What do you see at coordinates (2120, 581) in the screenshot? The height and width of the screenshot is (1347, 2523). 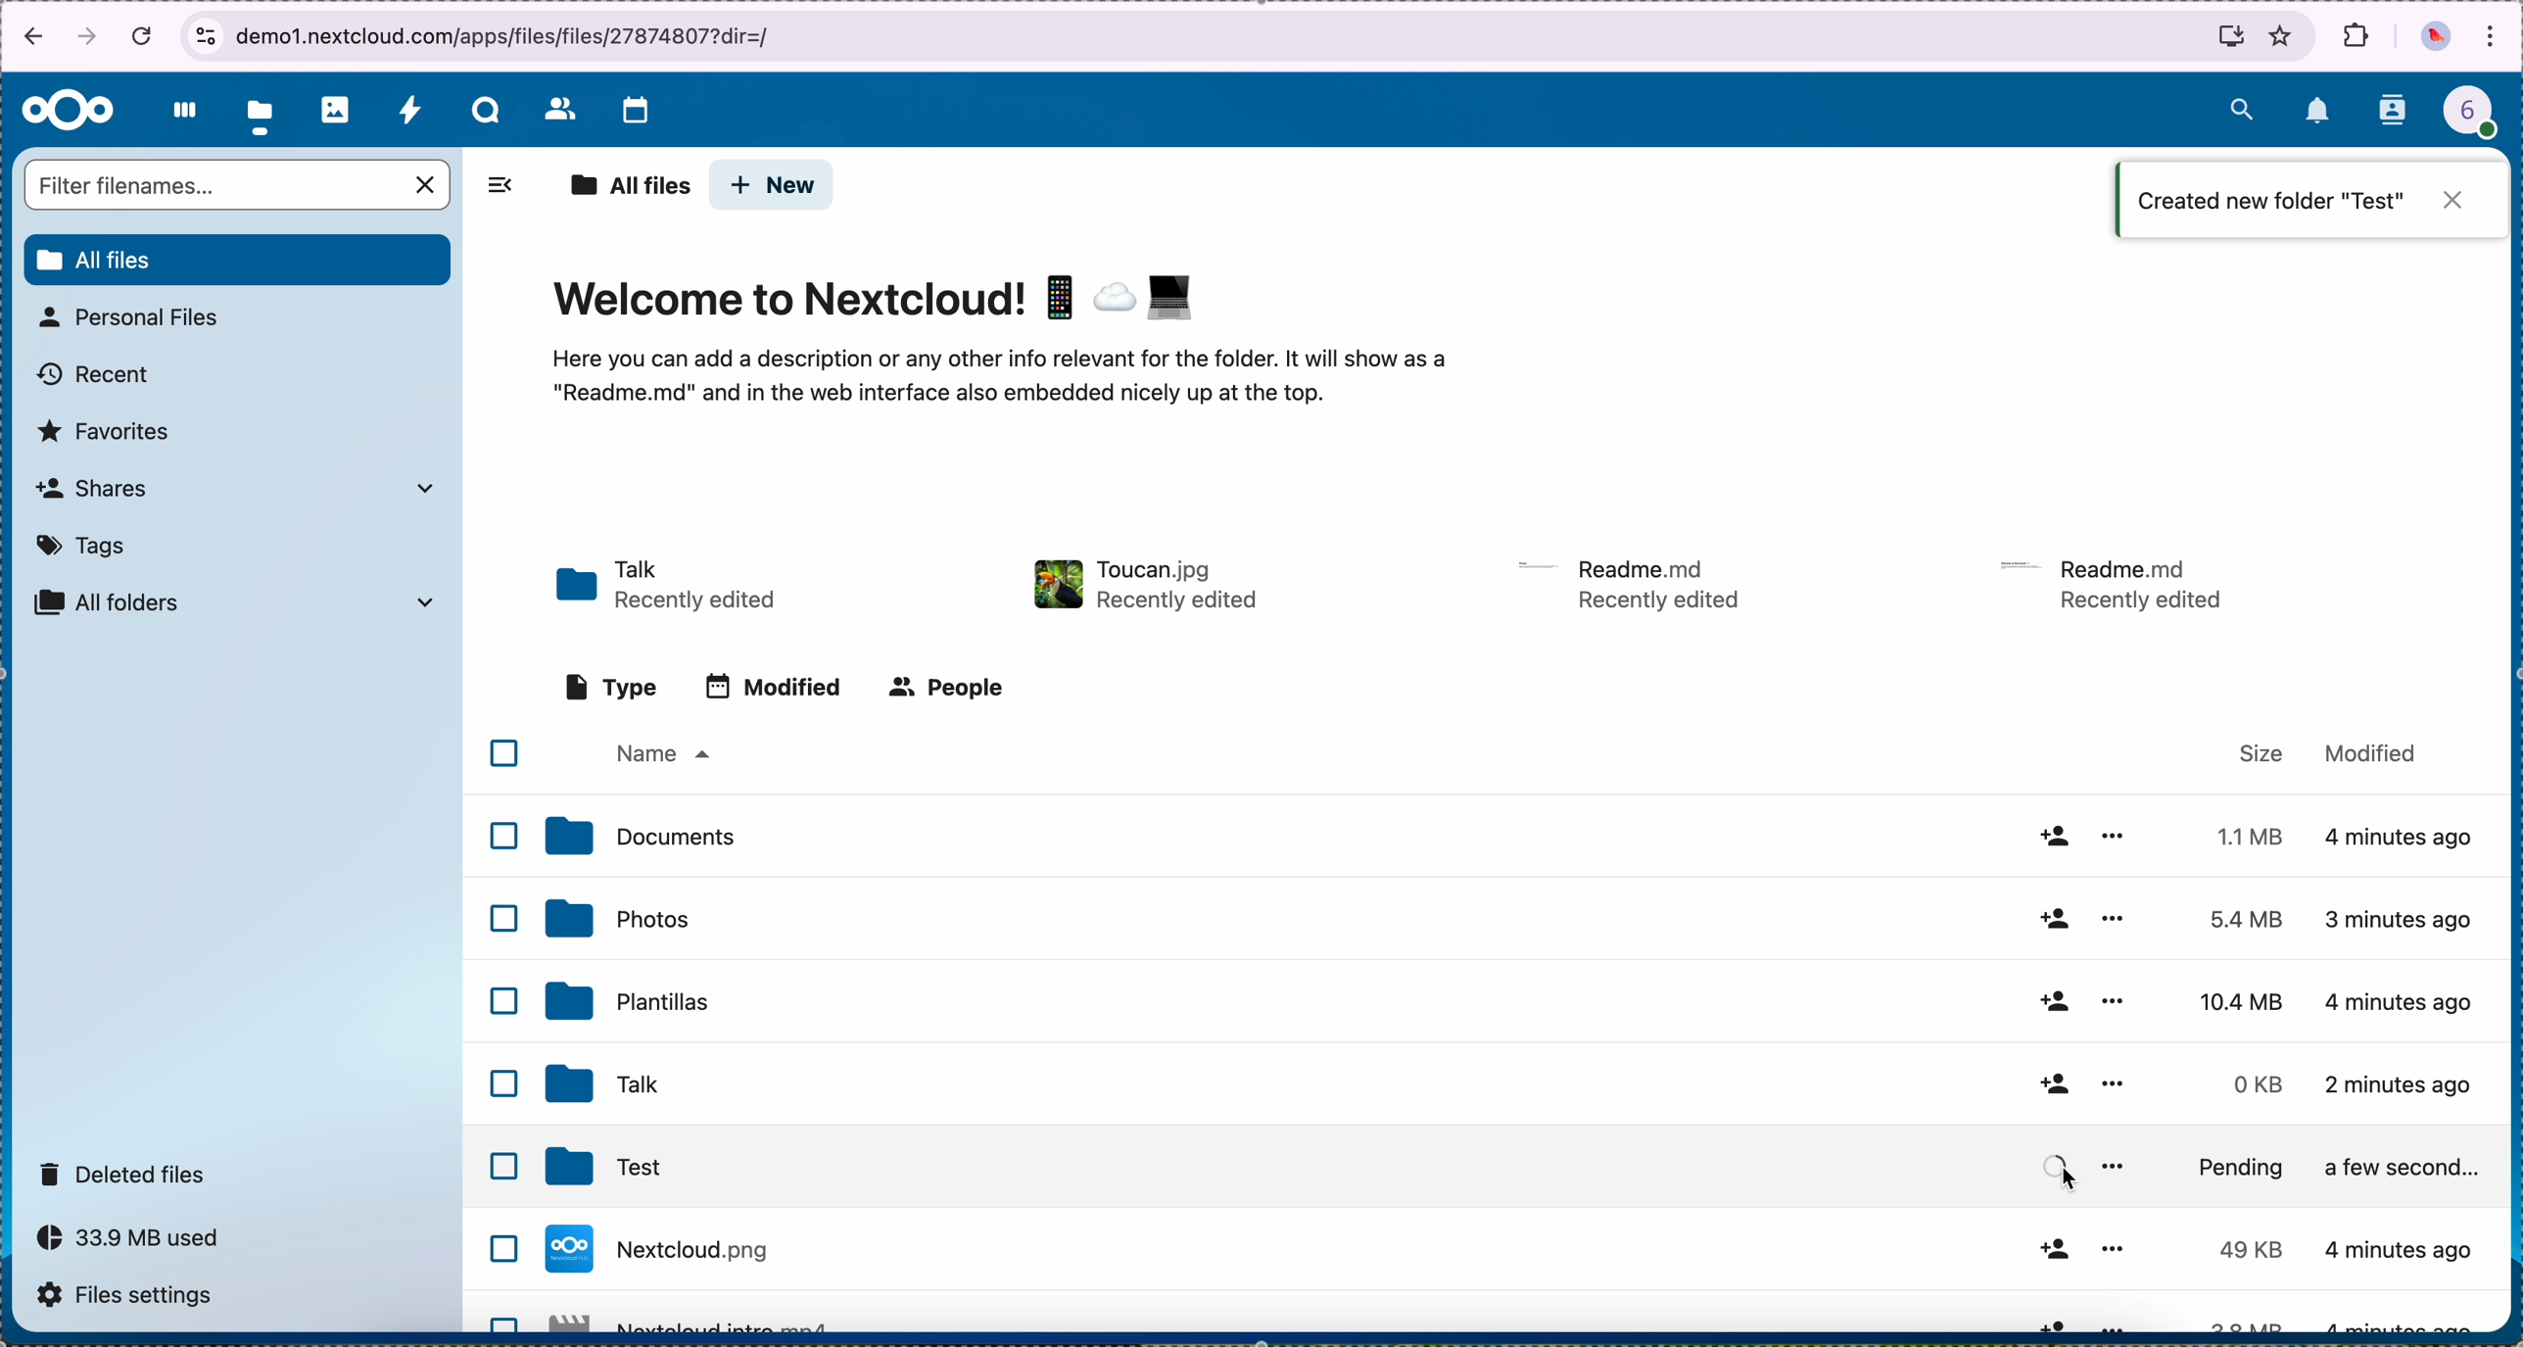 I see `readme file` at bounding box center [2120, 581].